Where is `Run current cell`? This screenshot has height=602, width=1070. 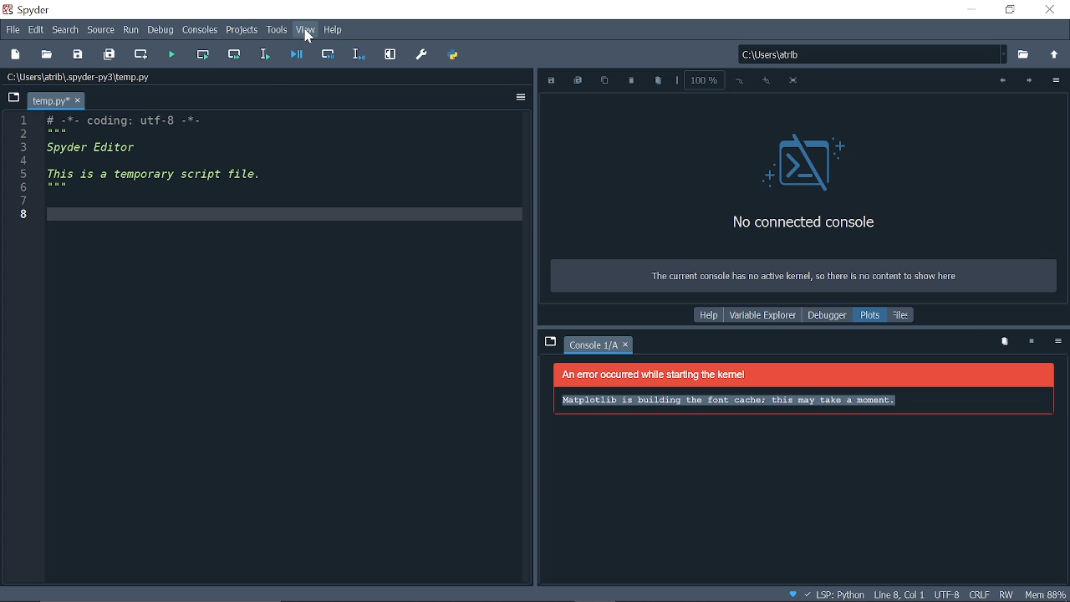
Run current cell is located at coordinates (206, 54).